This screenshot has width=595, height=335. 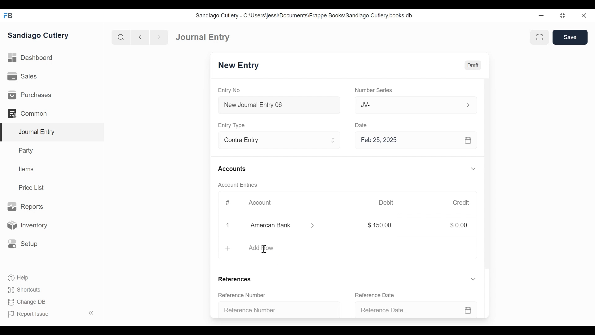 I want to click on Journal Entry, so click(x=52, y=132).